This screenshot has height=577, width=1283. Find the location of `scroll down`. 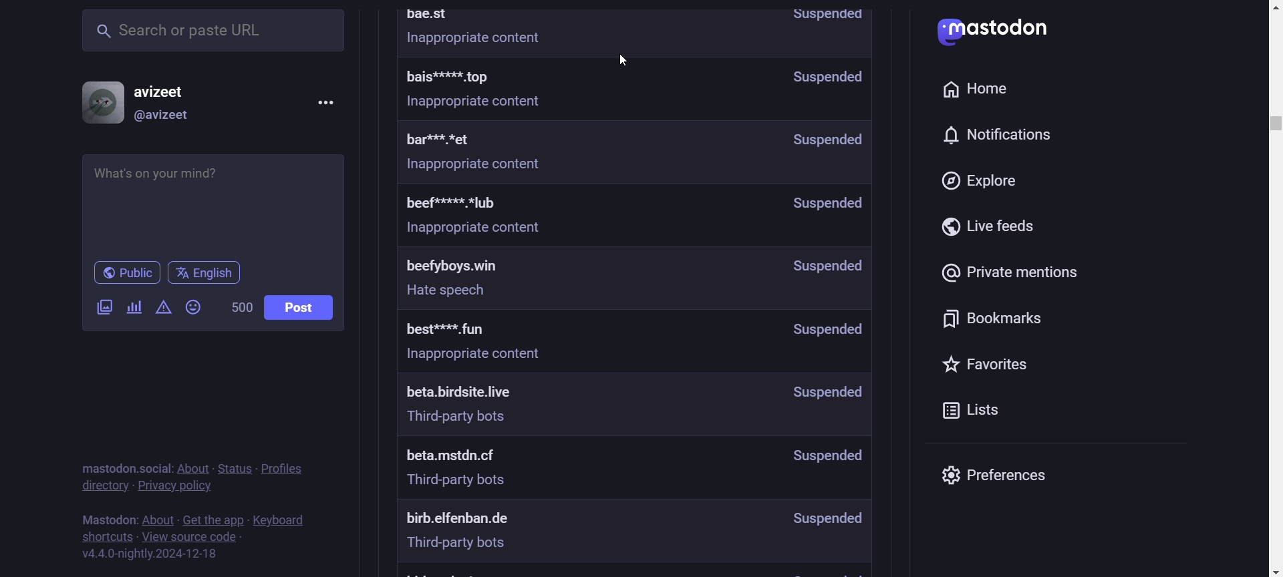

scroll down is located at coordinates (1267, 572).